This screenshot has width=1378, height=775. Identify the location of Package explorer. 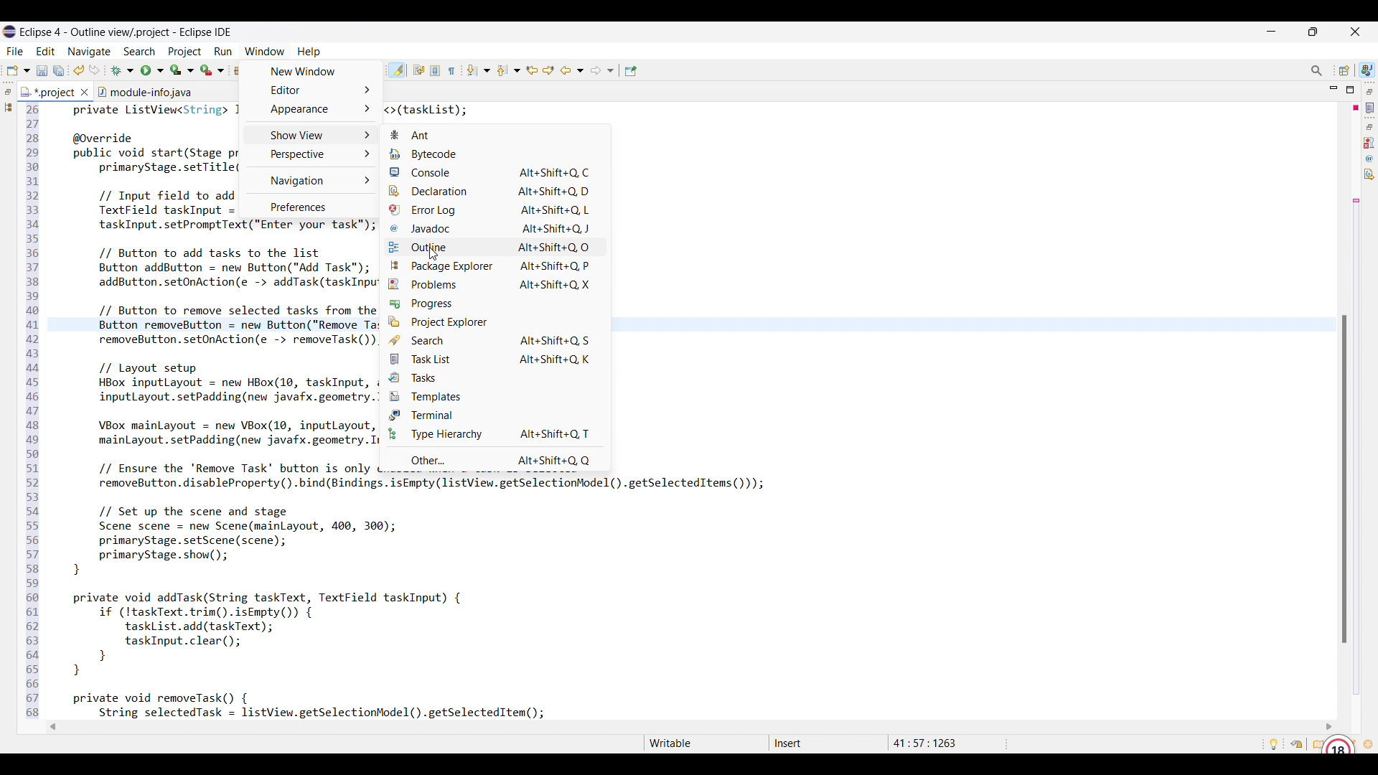
(494, 266).